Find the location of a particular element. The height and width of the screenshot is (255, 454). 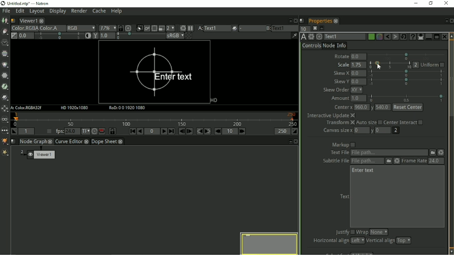

Draw is located at coordinates (5, 32).